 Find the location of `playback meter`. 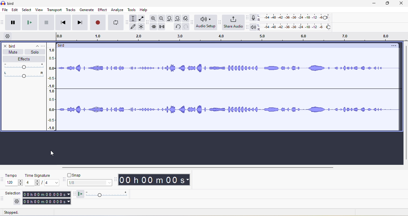

playback meter is located at coordinates (253, 28).